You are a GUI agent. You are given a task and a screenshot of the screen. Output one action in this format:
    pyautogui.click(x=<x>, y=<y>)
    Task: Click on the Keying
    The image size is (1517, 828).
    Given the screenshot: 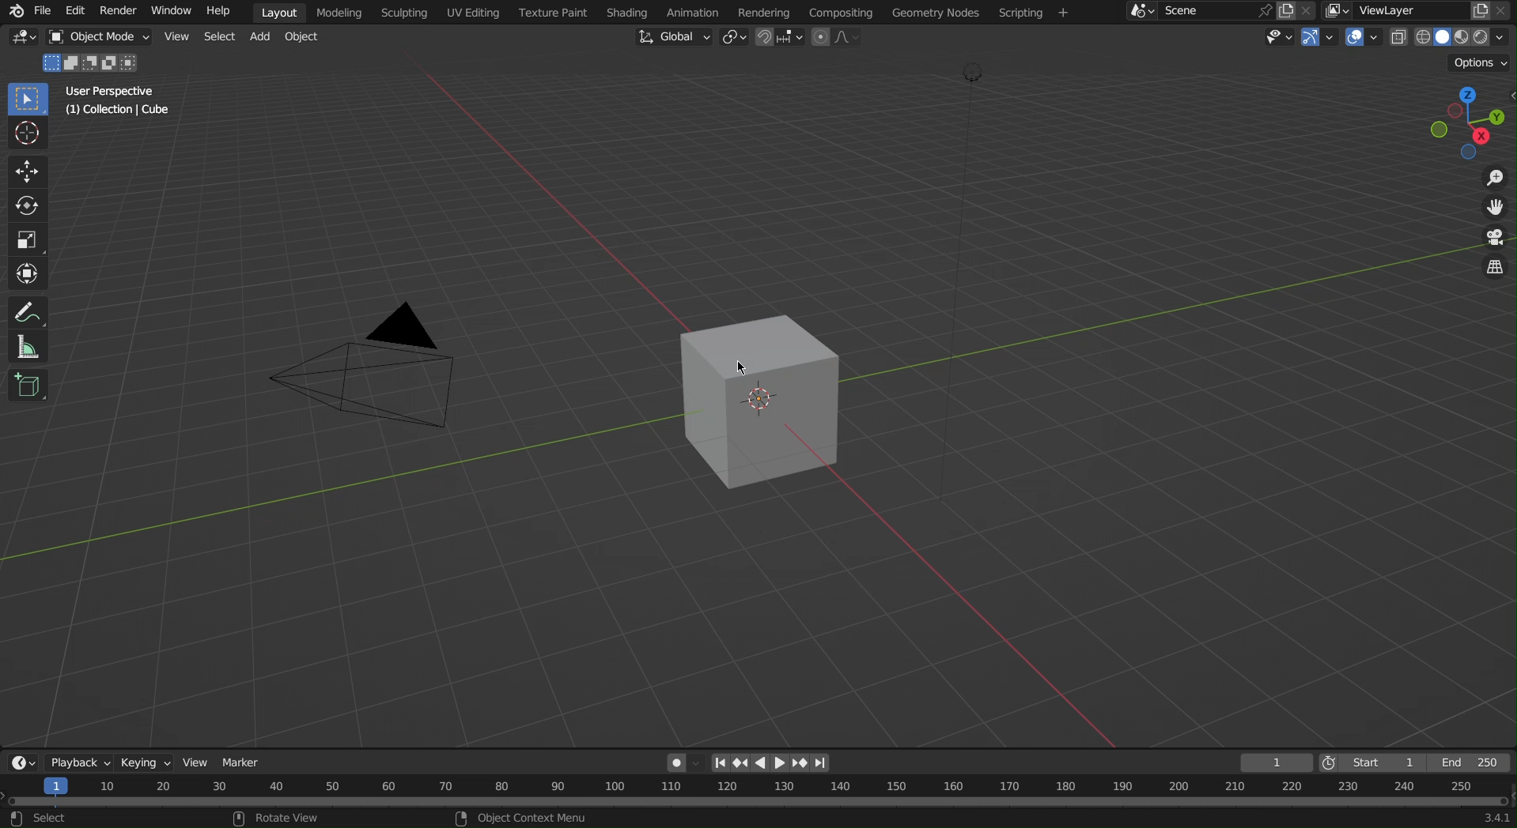 What is the action you would take?
    pyautogui.click(x=144, y=761)
    